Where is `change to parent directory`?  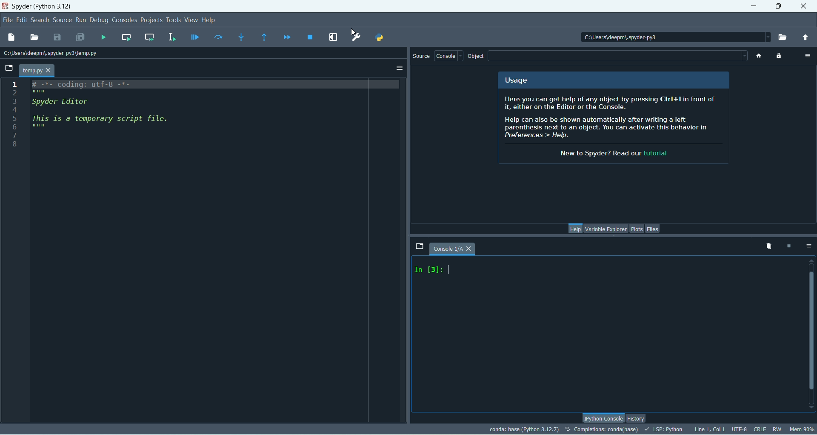
change to parent directory is located at coordinates (806, 38).